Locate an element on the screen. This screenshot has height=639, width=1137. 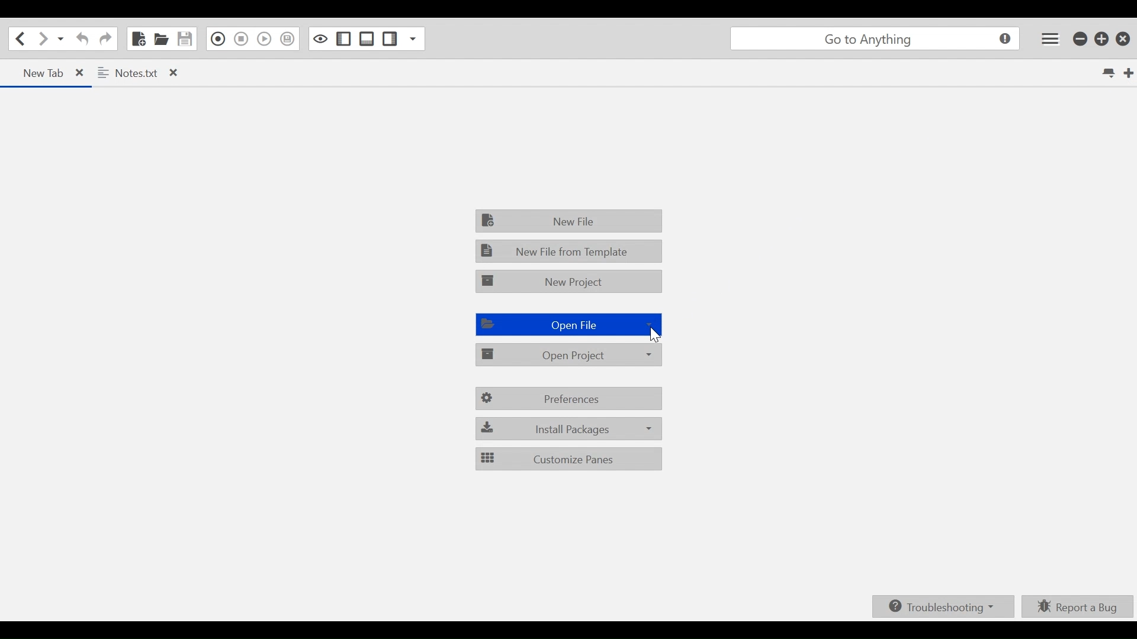
Report a bUg is located at coordinates (1078, 606).